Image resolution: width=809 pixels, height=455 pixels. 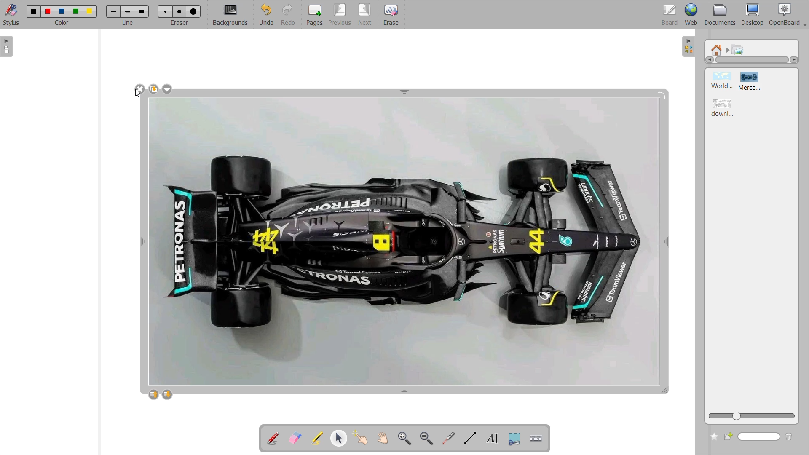 What do you see at coordinates (153, 89) in the screenshot?
I see `make a copy` at bounding box center [153, 89].